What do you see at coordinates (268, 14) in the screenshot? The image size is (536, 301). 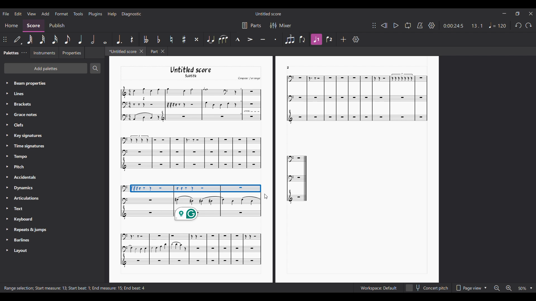 I see `Untitled score` at bounding box center [268, 14].